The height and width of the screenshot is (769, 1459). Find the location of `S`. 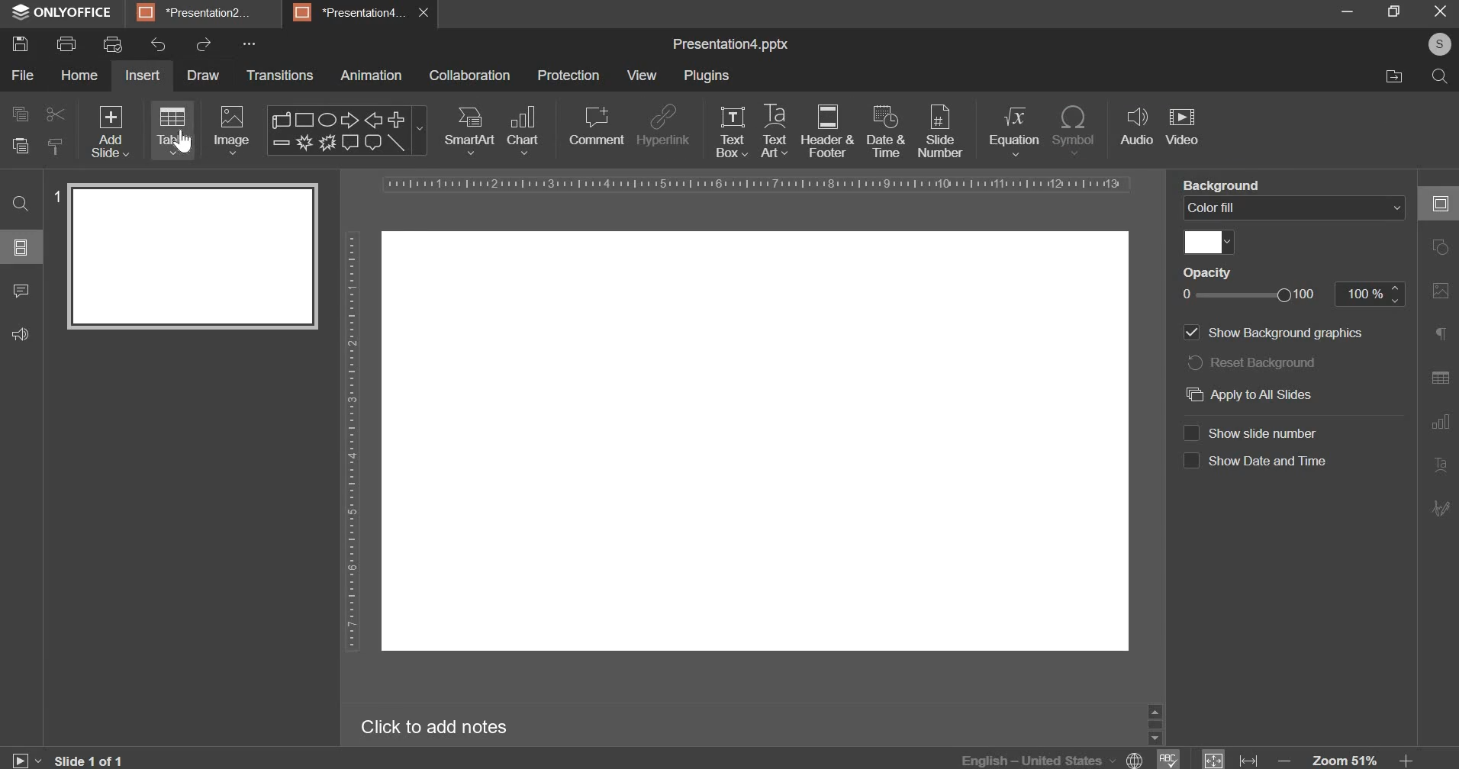

S is located at coordinates (1442, 44).